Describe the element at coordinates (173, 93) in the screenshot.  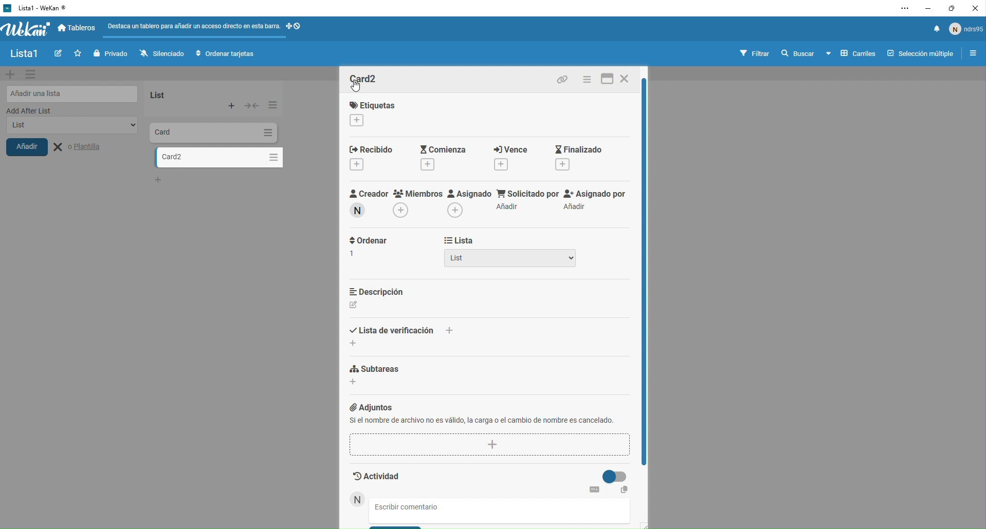
I see `list` at that location.